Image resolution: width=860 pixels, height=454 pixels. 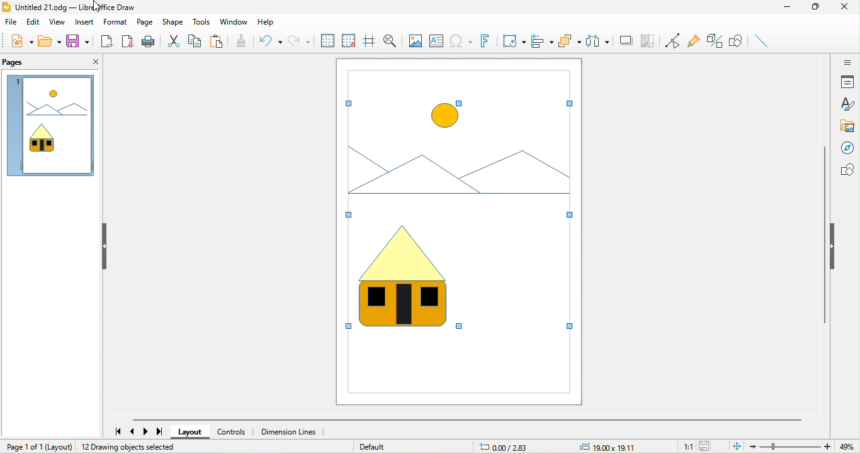 What do you see at coordinates (149, 40) in the screenshot?
I see `print` at bounding box center [149, 40].